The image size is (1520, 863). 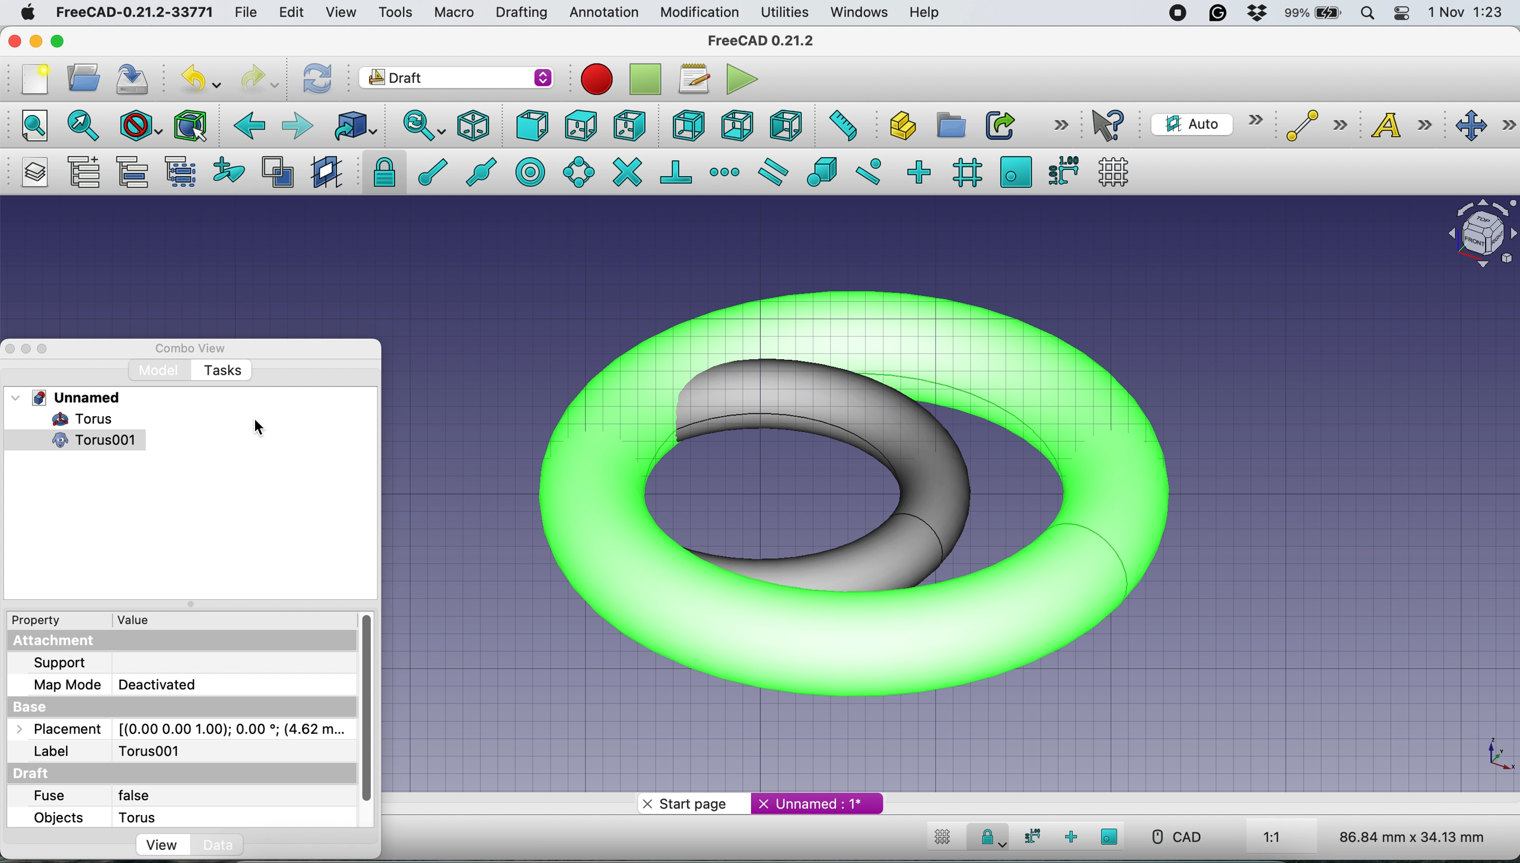 I want to click on dropbox, so click(x=1255, y=13).